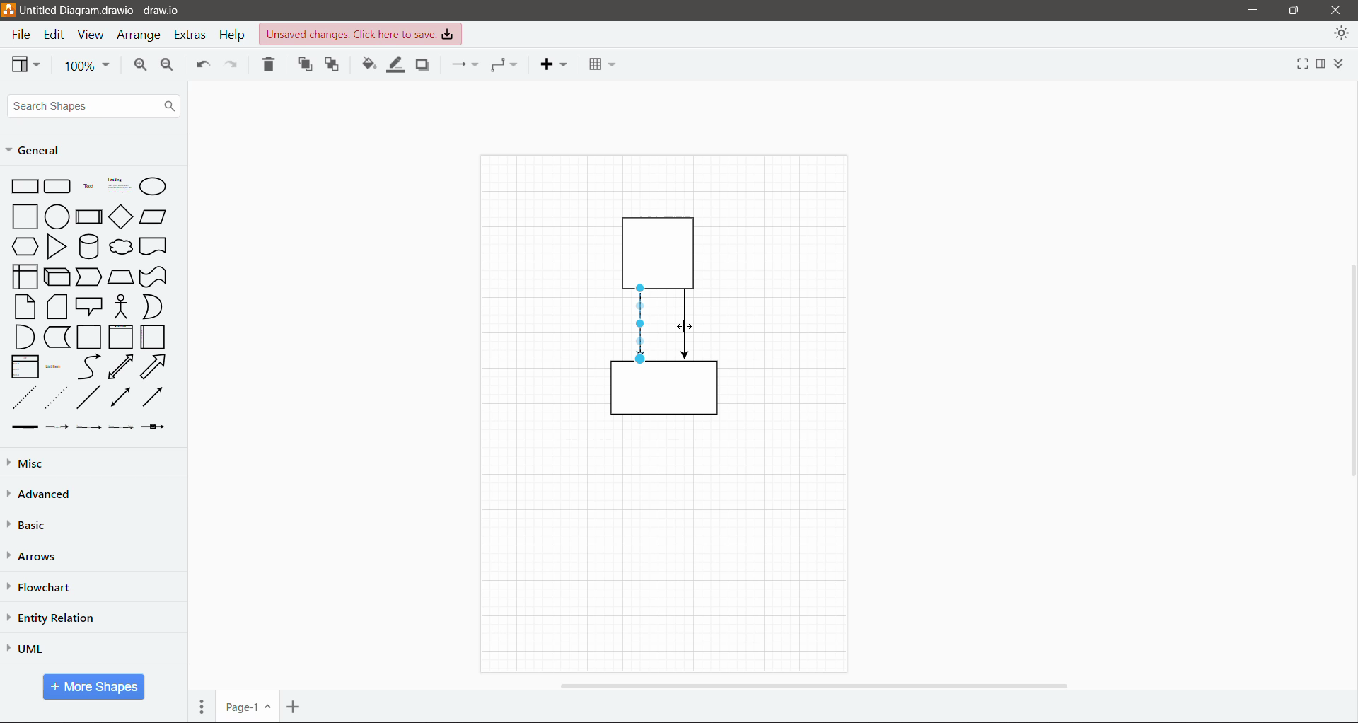 The height and width of the screenshot is (723, 1358). I want to click on Diamond, so click(120, 216).